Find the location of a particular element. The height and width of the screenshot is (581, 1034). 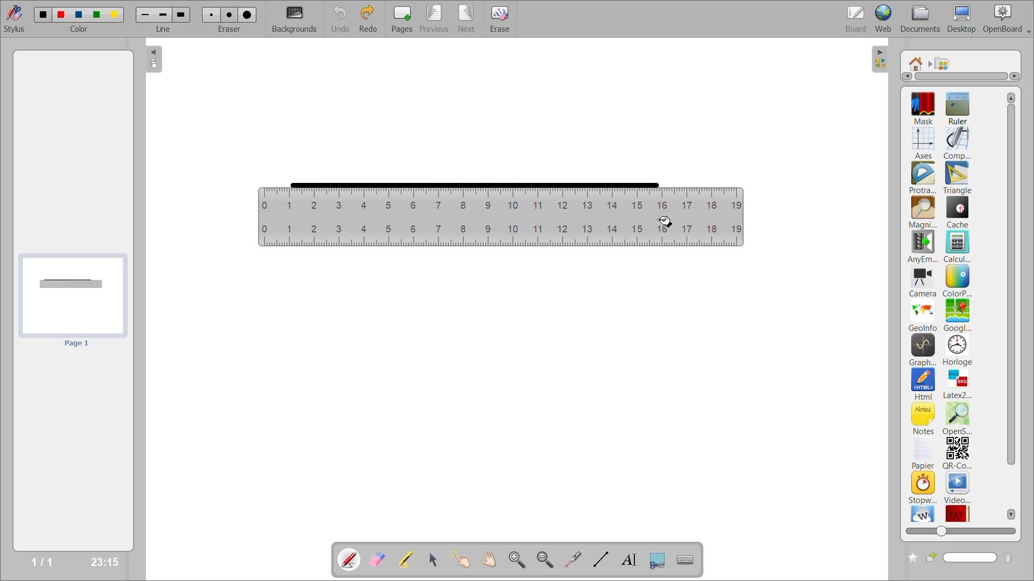

papier is located at coordinates (923, 453).